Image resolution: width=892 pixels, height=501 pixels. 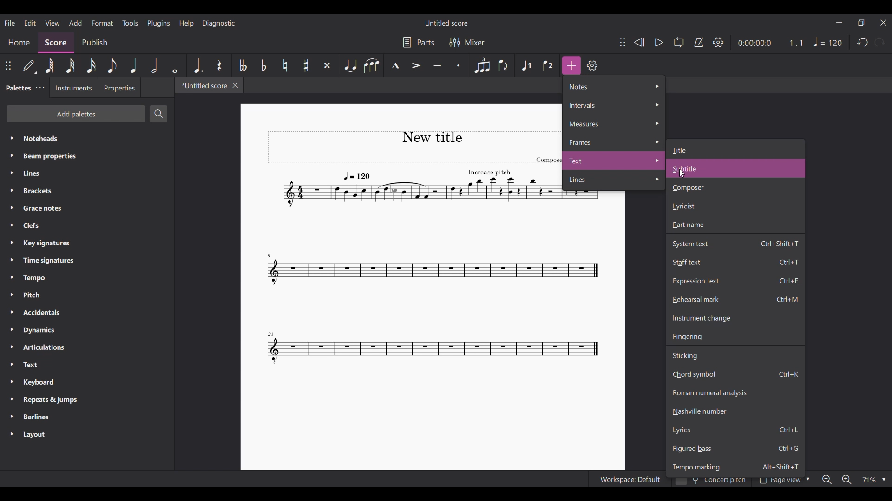 What do you see at coordinates (29, 65) in the screenshot?
I see `Default` at bounding box center [29, 65].